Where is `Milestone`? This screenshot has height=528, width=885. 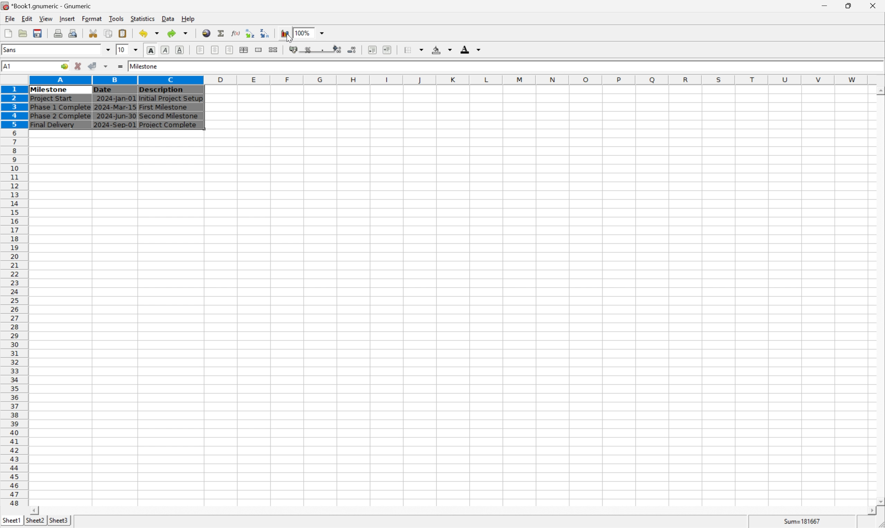 Milestone is located at coordinates (144, 65).